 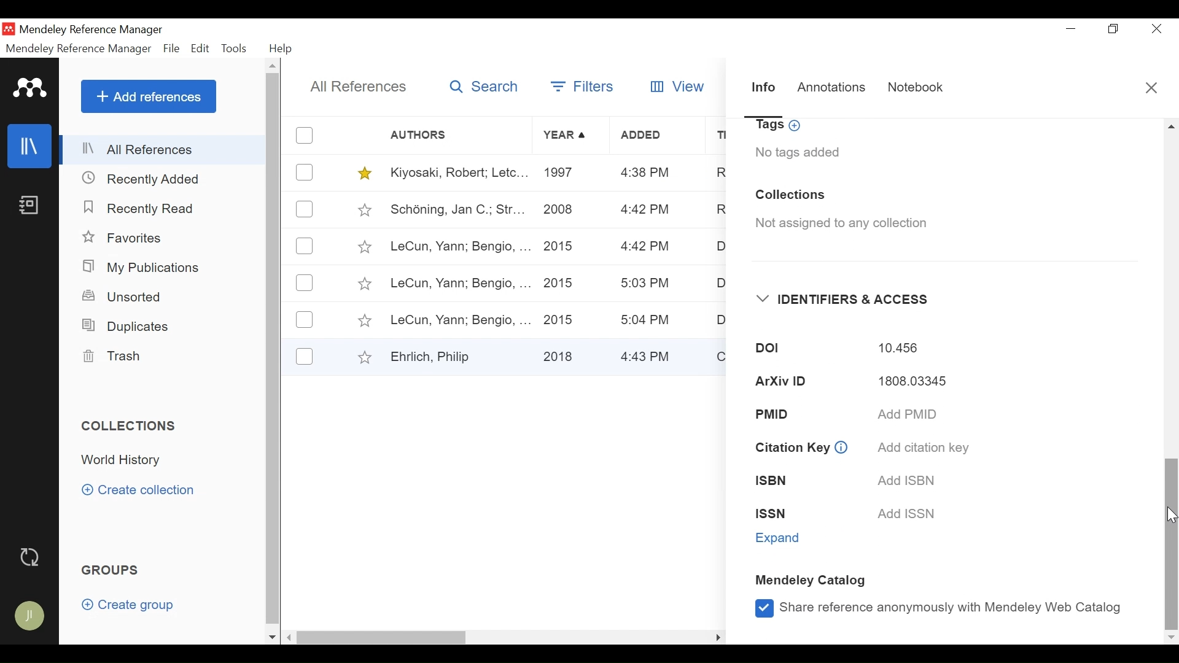 I want to click on ArXiv ID, so click(x=776, y=382).